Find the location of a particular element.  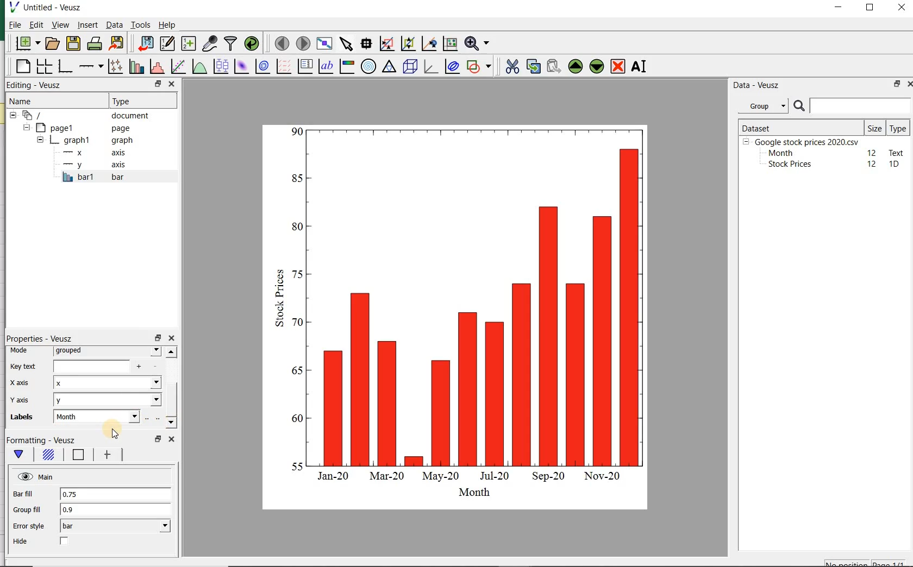

input field is located at coordinates (92, 366).